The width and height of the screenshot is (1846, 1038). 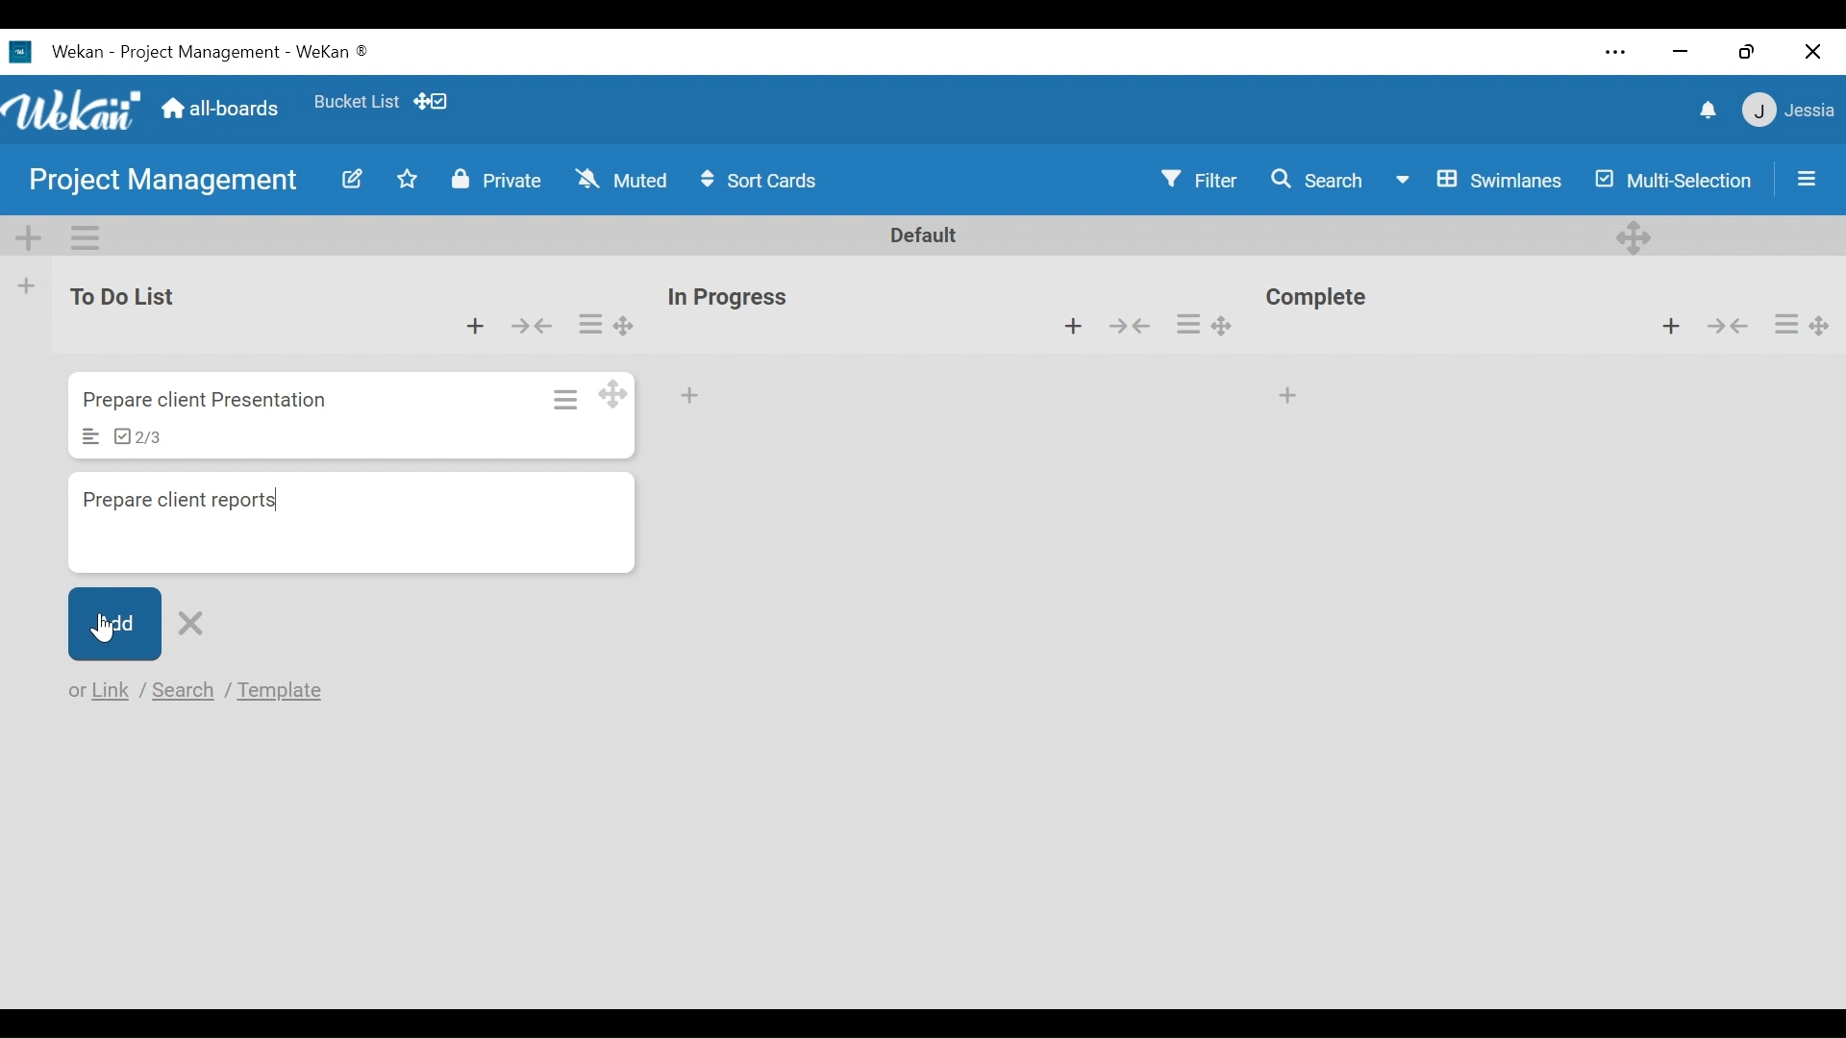 What do you see at coordinates (1801, 178) in the screenshot?
I see `Sidebar` at bounding box center [1801, 178].